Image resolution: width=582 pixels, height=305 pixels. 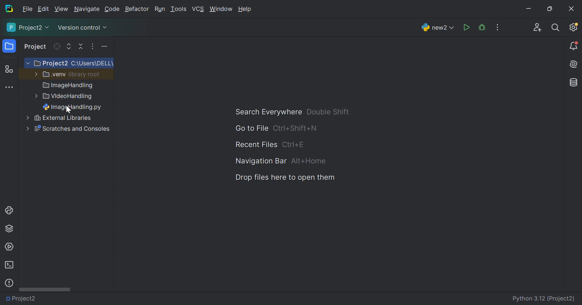 What do you see at coordinates (9, 70) in the screenshot?
I see `Structure` at bounding box center [9, 70].